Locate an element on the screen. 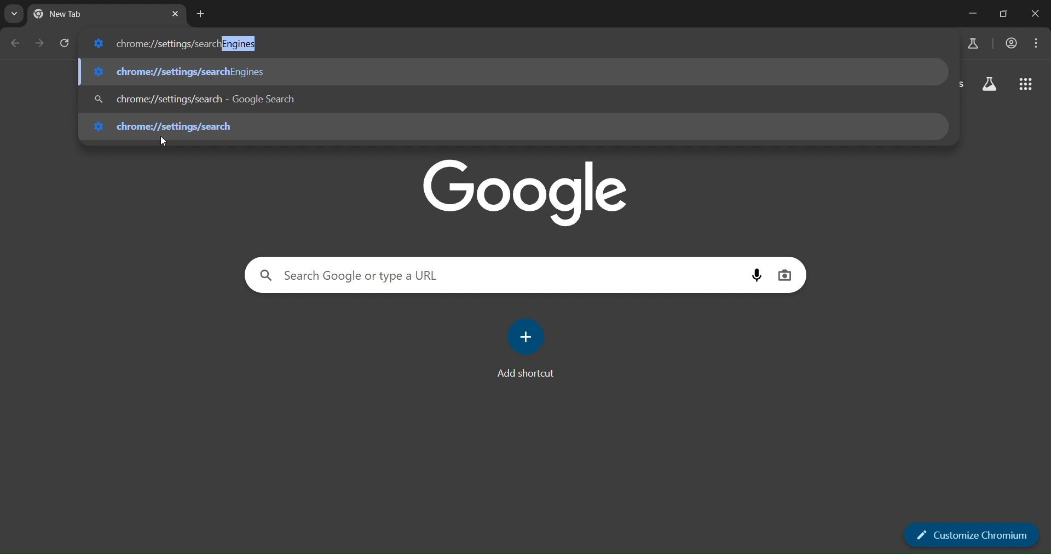 This screenshot has width=1051, height=554. search Google or type a URL is located at coordinates (375, 275).